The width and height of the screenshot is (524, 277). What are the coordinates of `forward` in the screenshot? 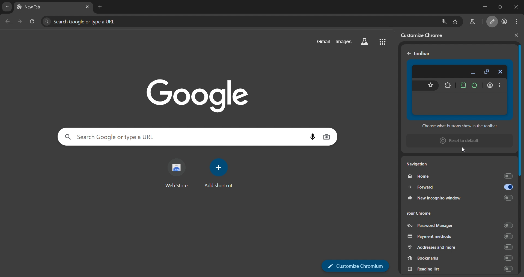 It's located at (458, 187).